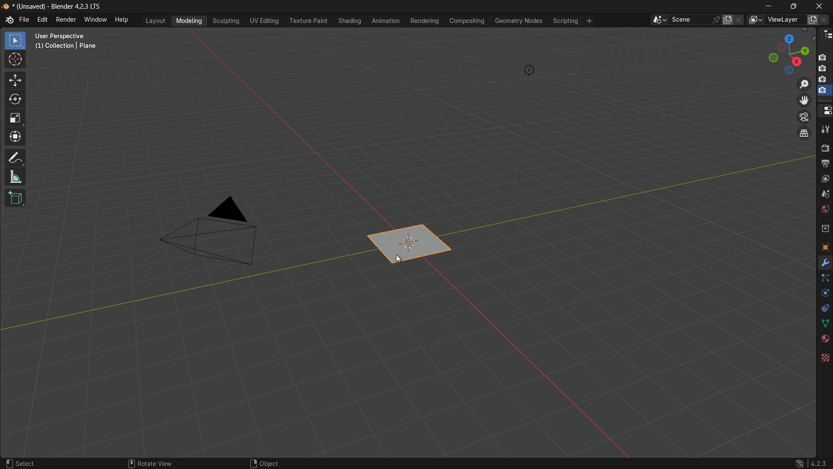 The height and width of the screenshot is (469, 833). I want to click on measure, so click(16, 178).